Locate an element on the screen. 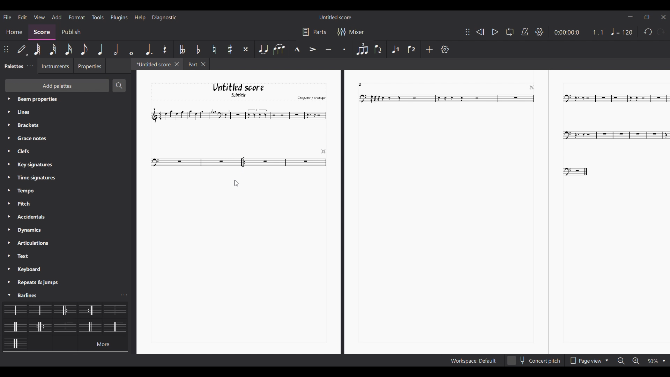  Publish section is located at coordinates (72, 32).